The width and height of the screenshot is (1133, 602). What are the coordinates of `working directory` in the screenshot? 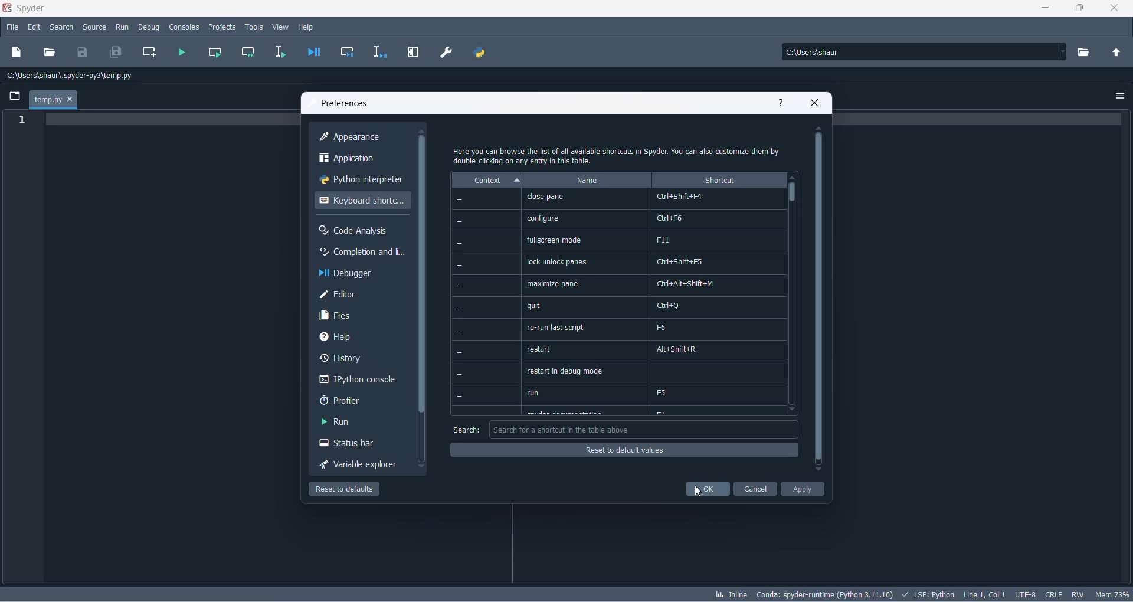 It's located at (1086, 53).